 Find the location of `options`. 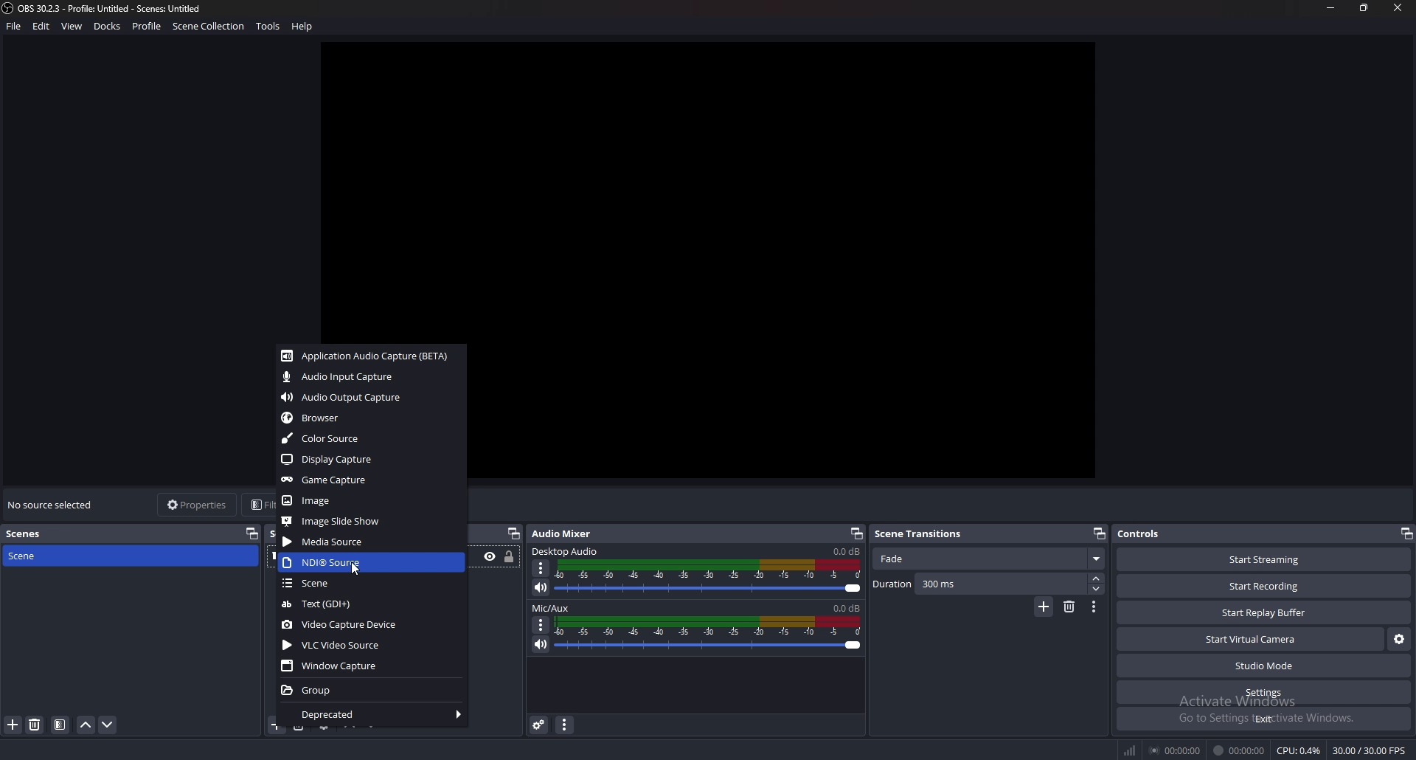

options is located at coordinates (542, 626).